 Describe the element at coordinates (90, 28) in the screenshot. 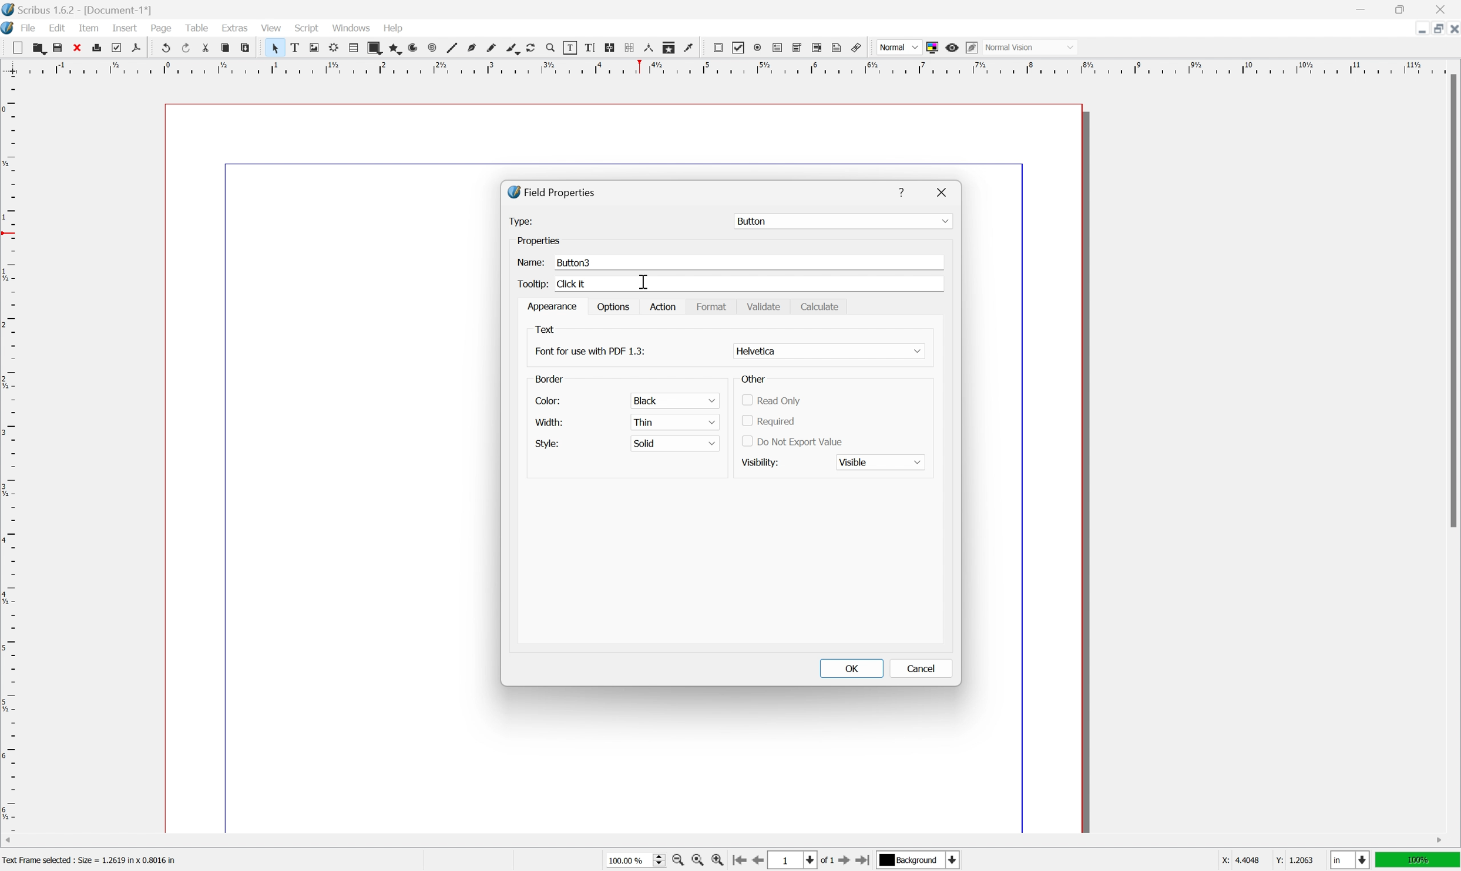

I see `item` at that location.